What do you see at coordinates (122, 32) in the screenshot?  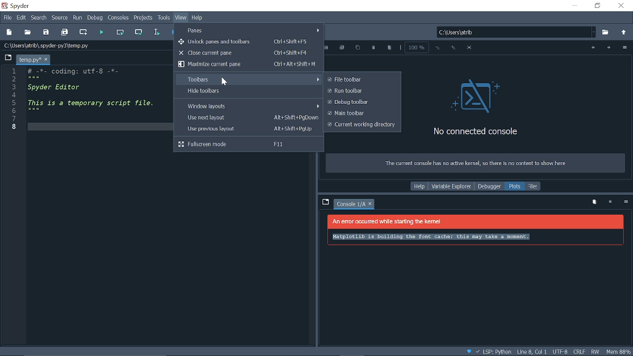 I see `Run current cell` at bounding box center [122, 32].